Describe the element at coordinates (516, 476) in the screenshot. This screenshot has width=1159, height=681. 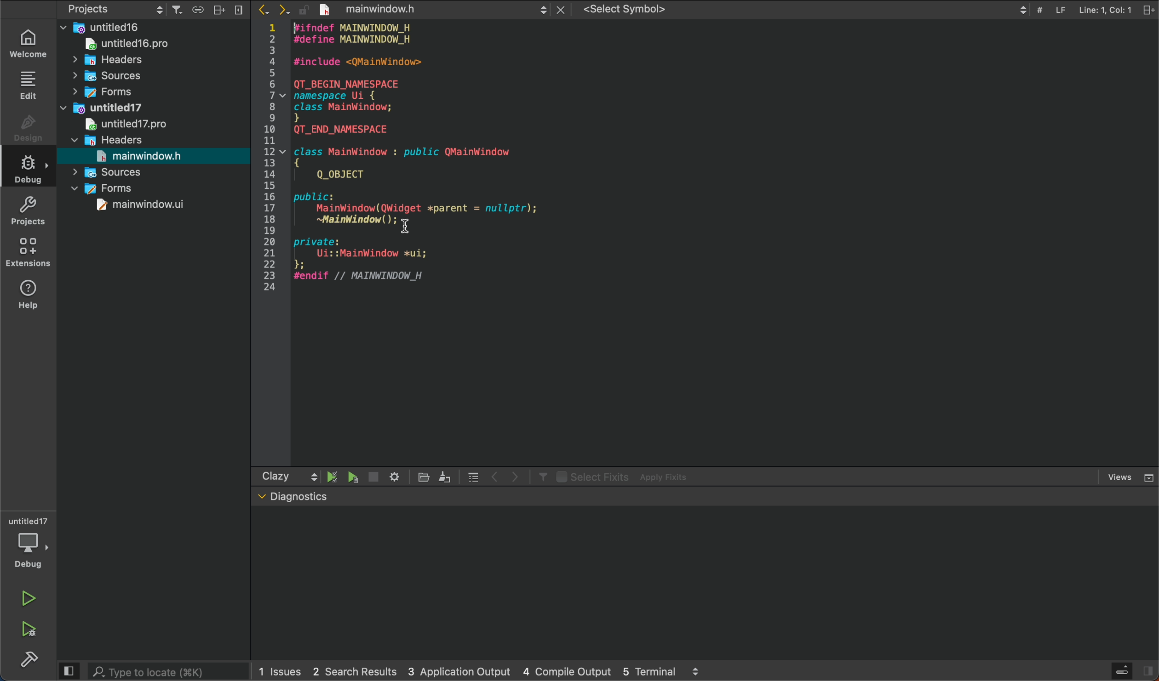
I see `Next` at that location.